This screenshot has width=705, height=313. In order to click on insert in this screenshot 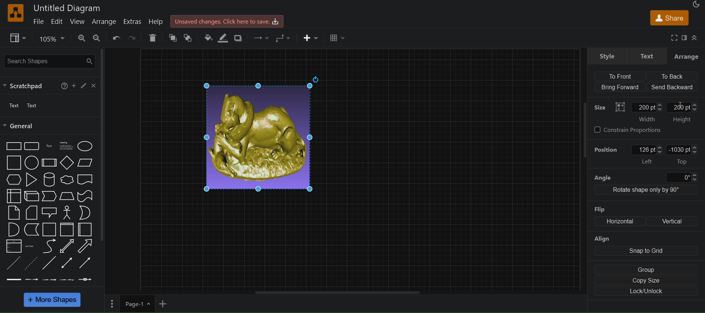, I will do `click(311, 39)`.